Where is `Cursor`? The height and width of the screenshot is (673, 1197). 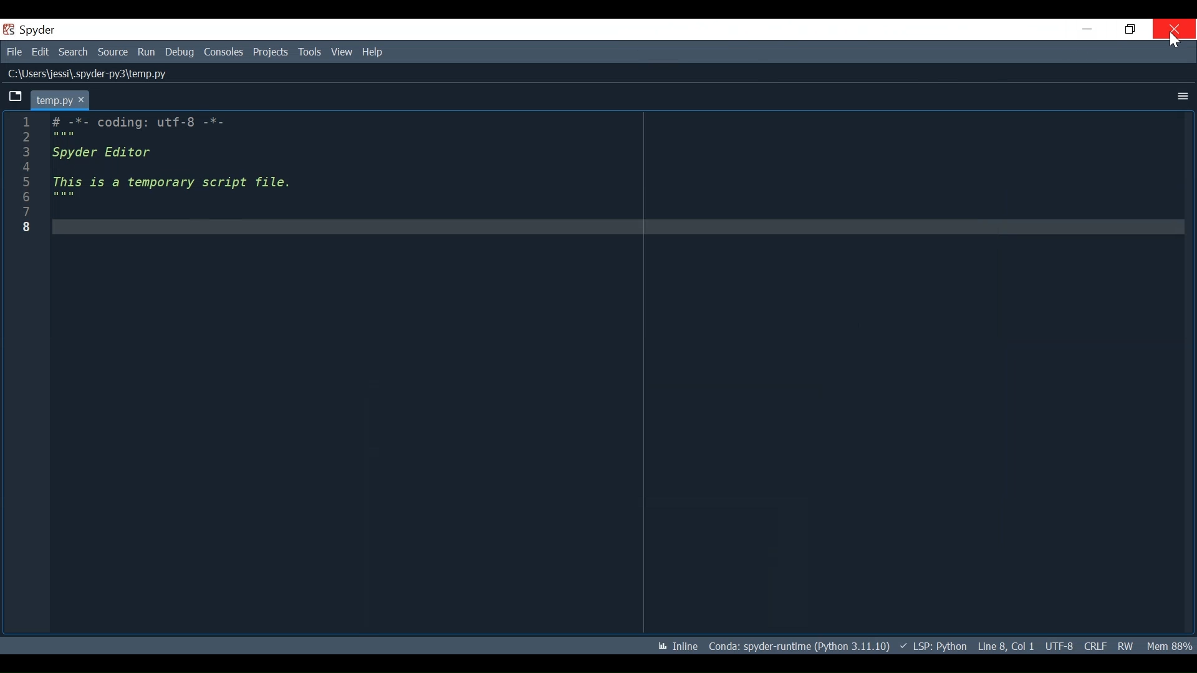 Cursor is located at coordinates (1173, 41).